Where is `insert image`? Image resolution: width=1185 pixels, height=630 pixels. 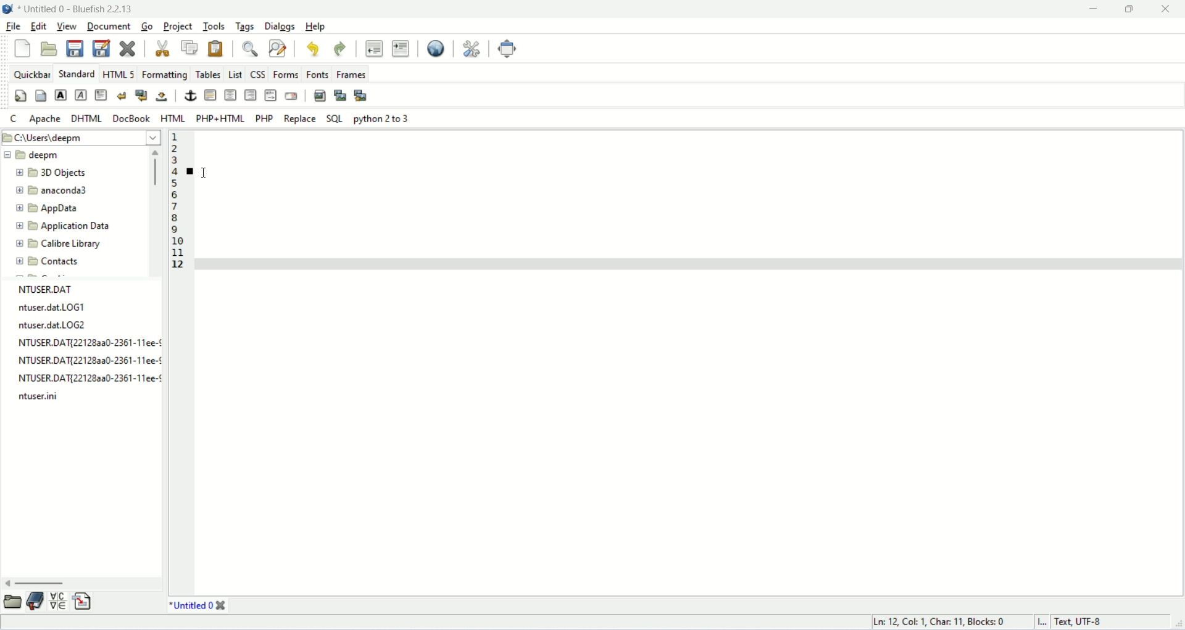 insert image is located at coordinates (321, 96).